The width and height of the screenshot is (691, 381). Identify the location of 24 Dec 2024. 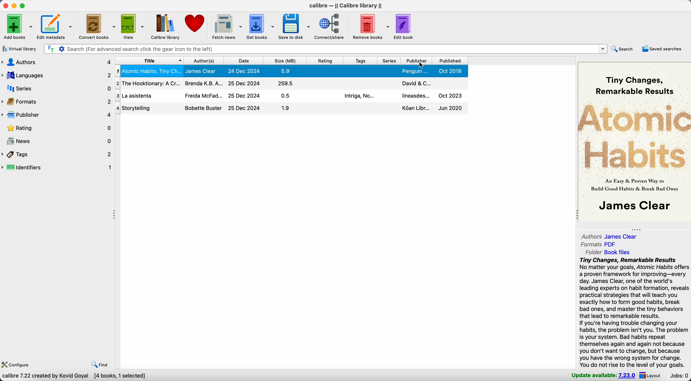
(244, 108).